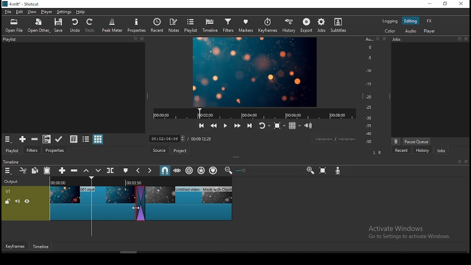 Image resolution: width=471 pixels, height=265 pixels. Describe the element at coordinates (279, 126) in the screenshot. I see `toggle zoom` at that location.